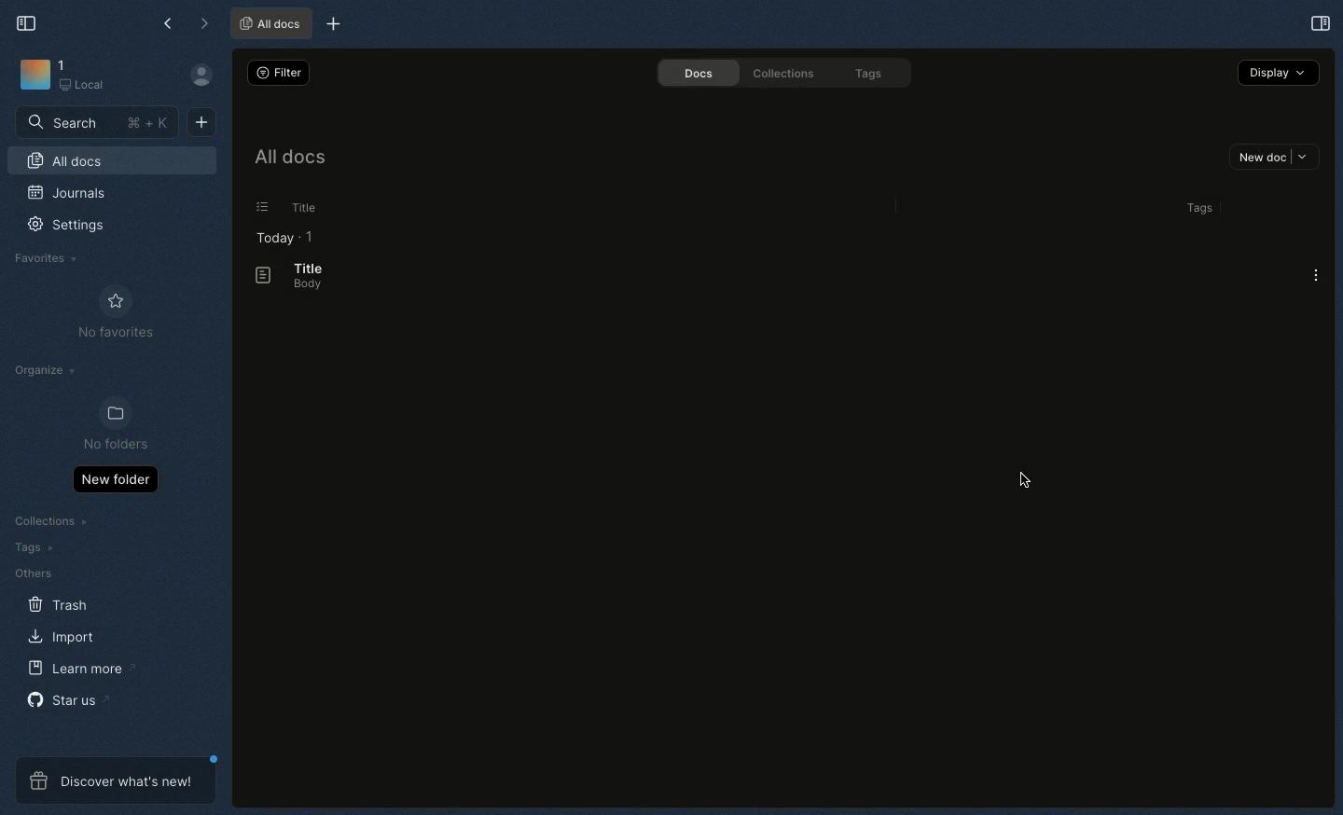  I want to click on Tags, so click(872, 75).